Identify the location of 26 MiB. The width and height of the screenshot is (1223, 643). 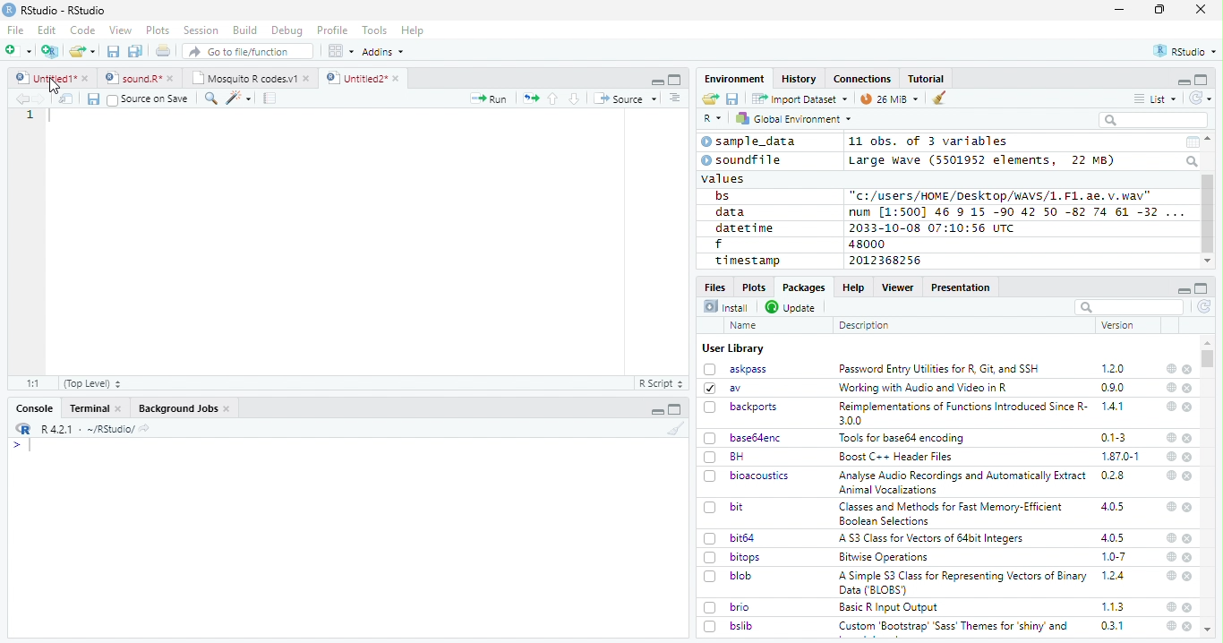
(890, 99).